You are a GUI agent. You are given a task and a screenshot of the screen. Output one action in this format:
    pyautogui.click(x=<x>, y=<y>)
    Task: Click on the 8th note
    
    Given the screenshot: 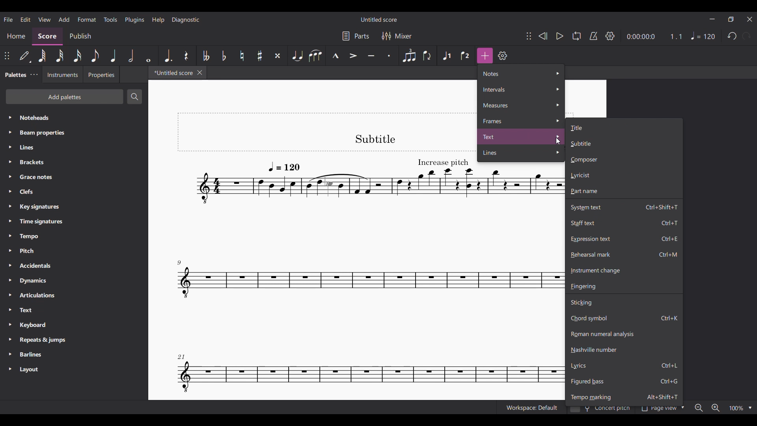 What is the action you would take?
    pyautogui.click(x=95, y=56)
    